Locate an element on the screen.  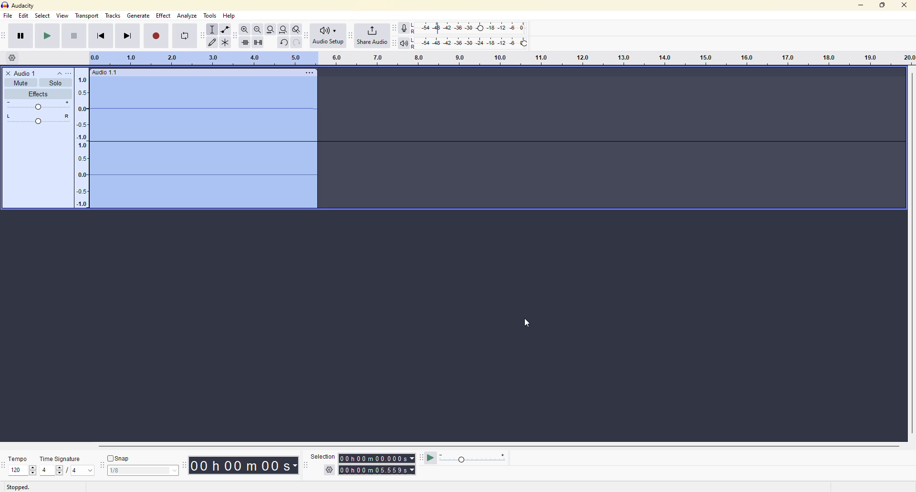
collapse is located at coordinates (59, 73).